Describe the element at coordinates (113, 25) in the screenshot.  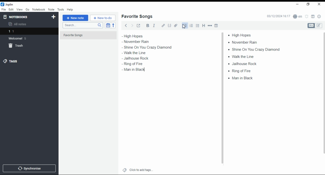
I see `reverse sort order` at that location.